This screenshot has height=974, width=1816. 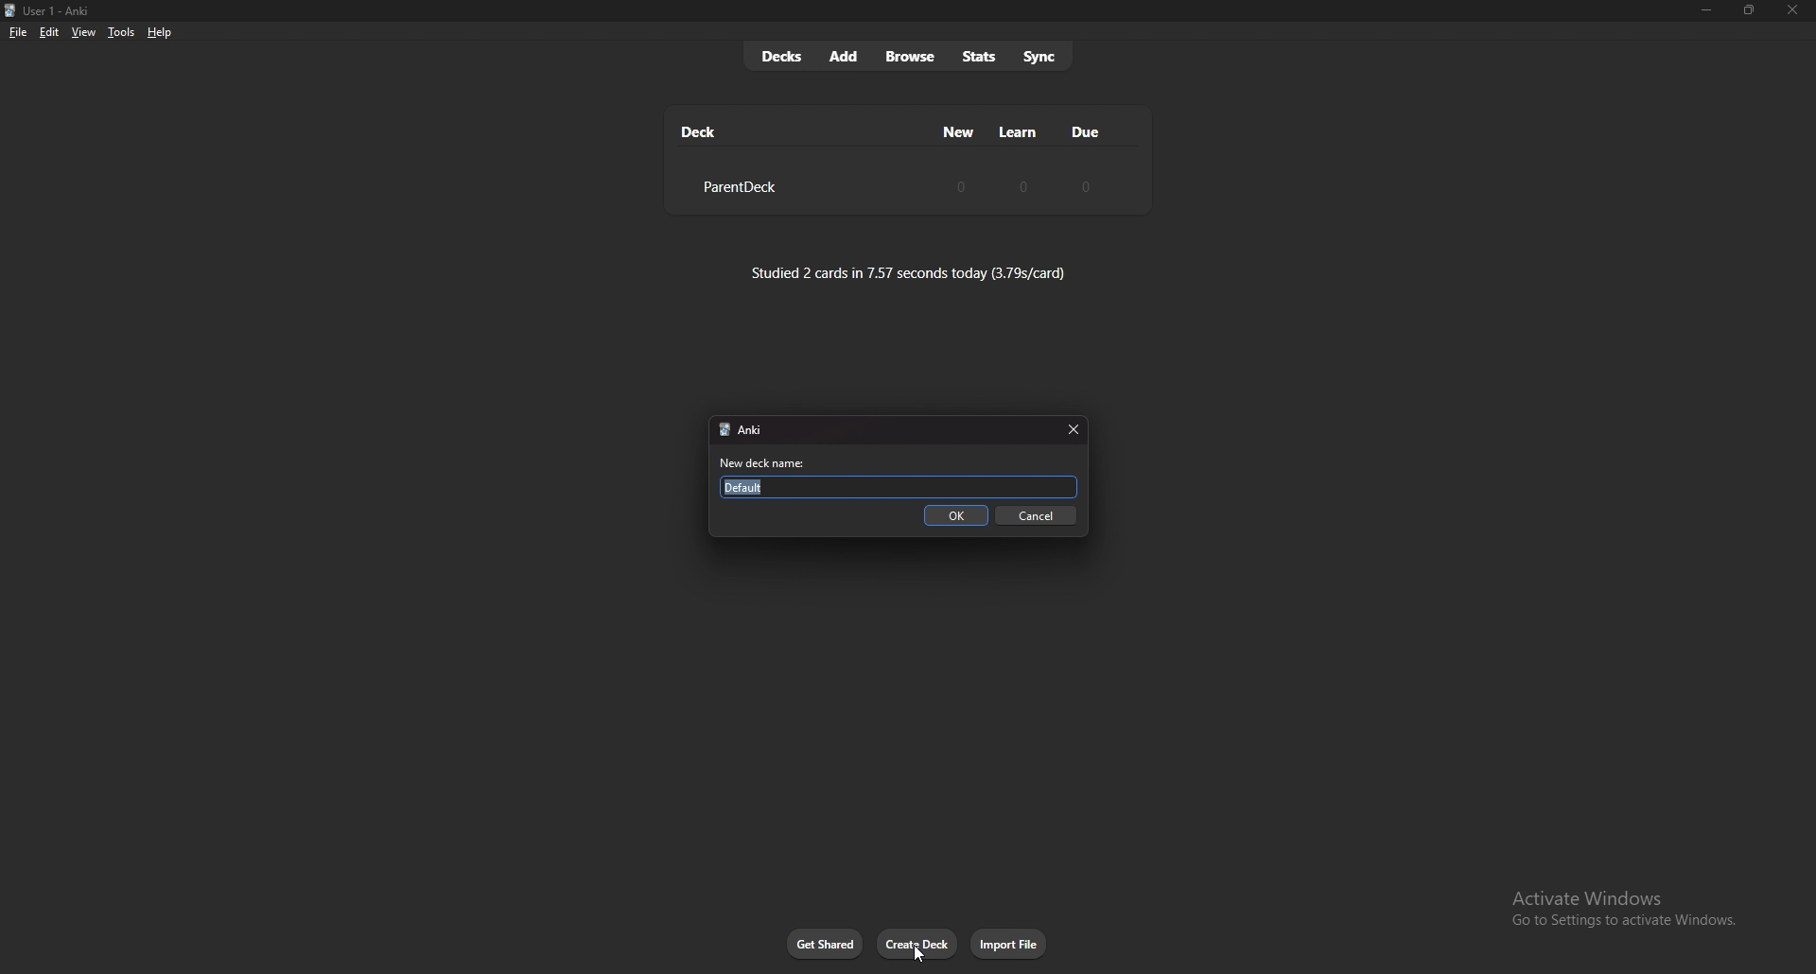 I want to click on 0, so click(x=1024, y=185).